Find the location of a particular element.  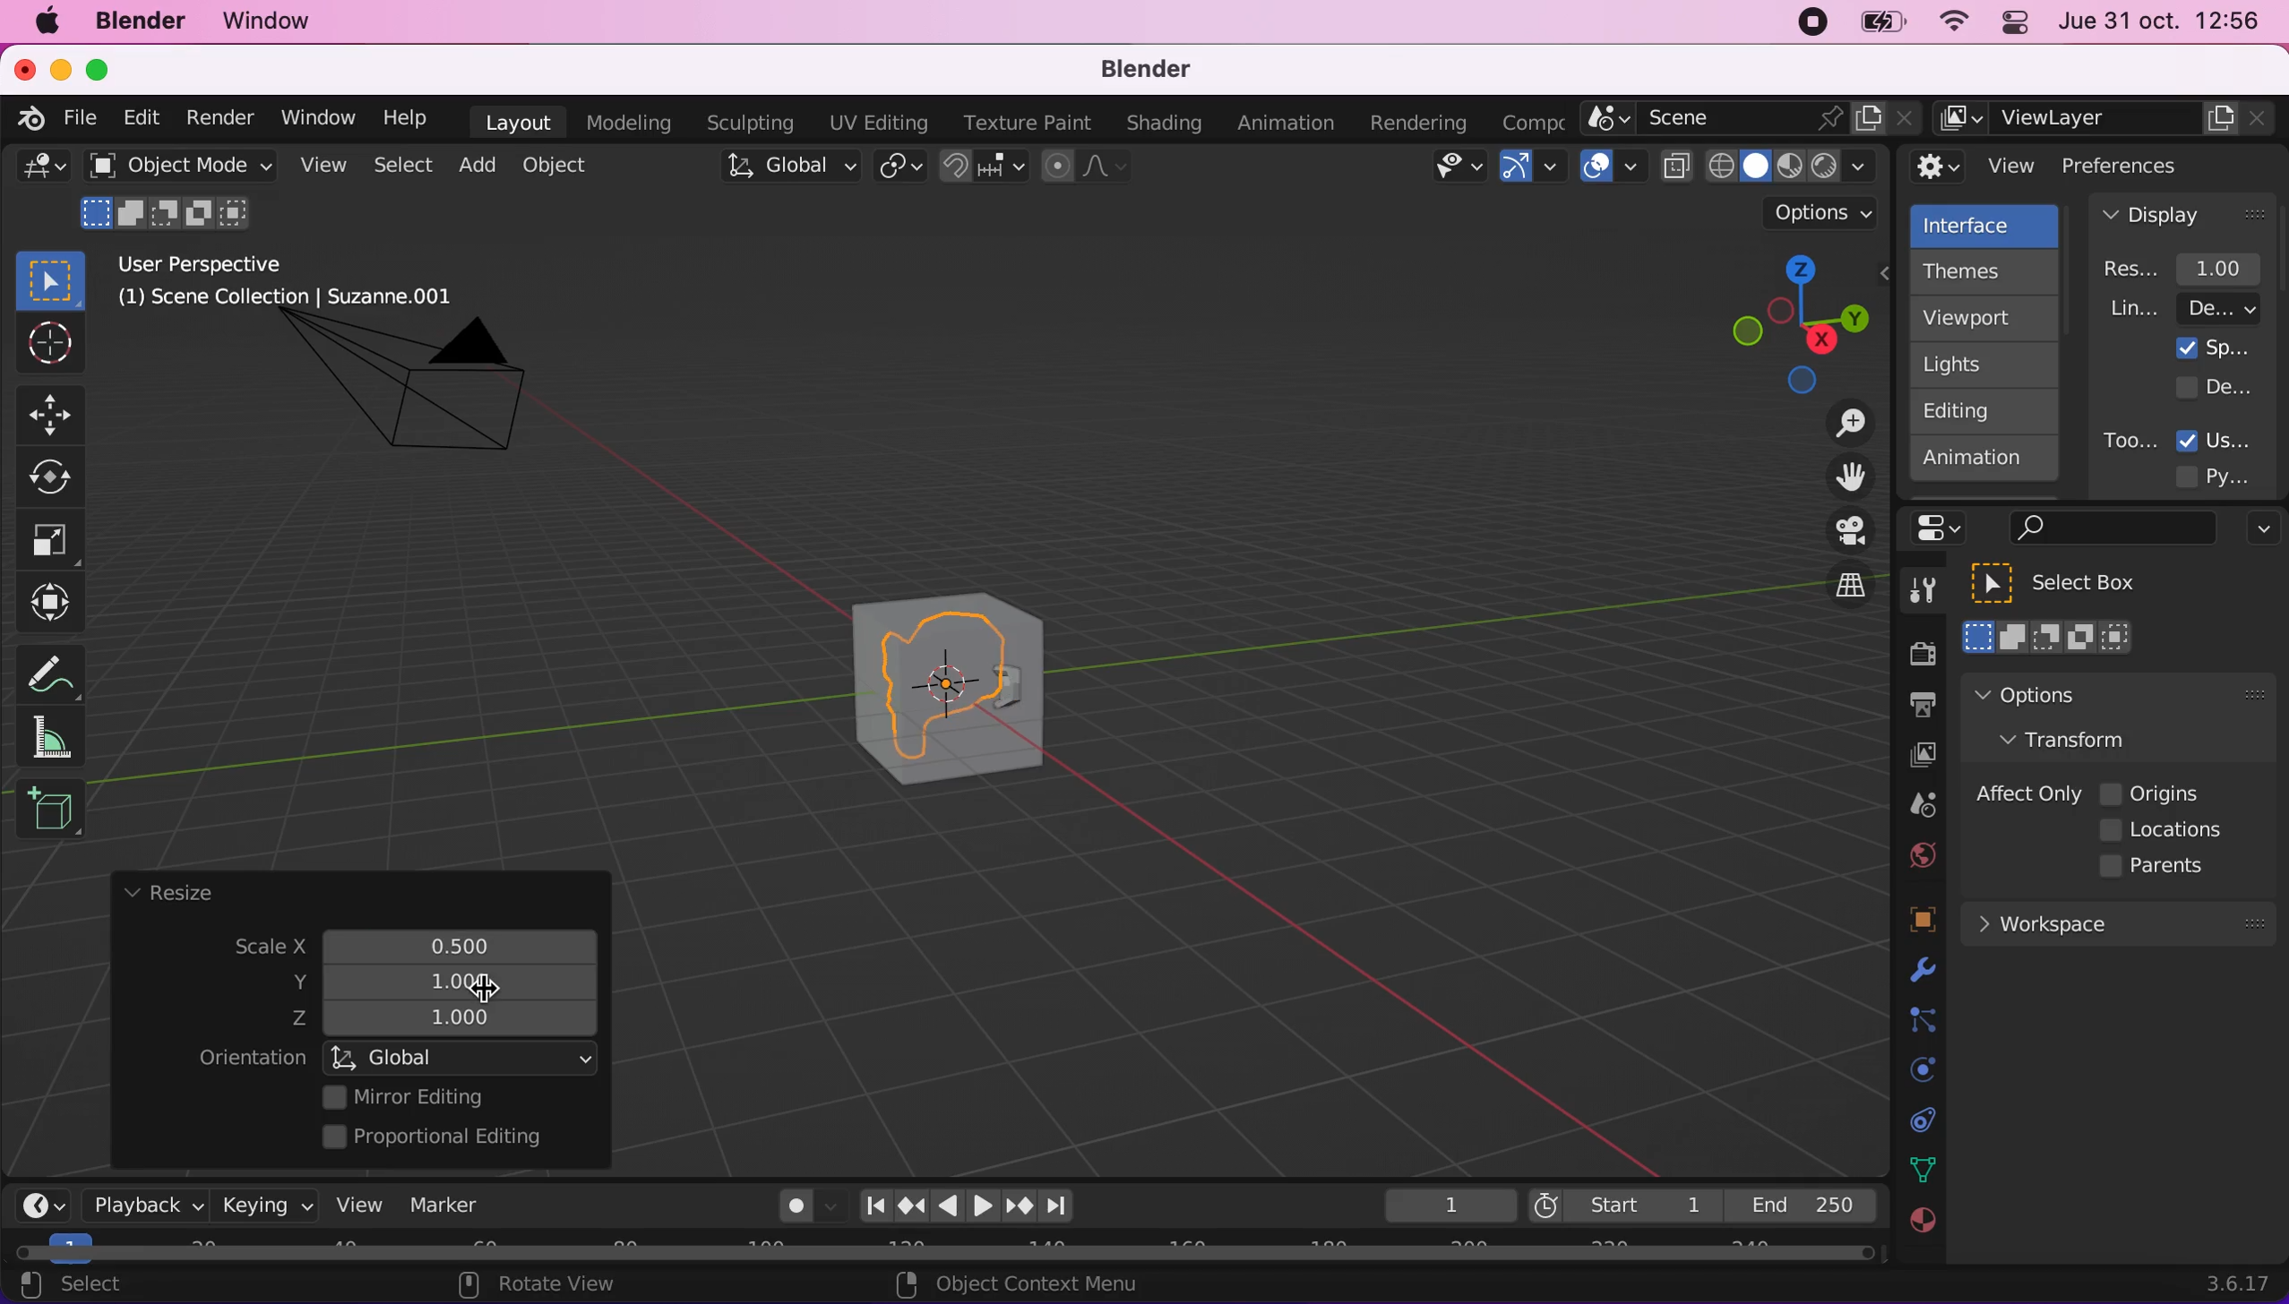

annotate is located at coordinates (58, 669).